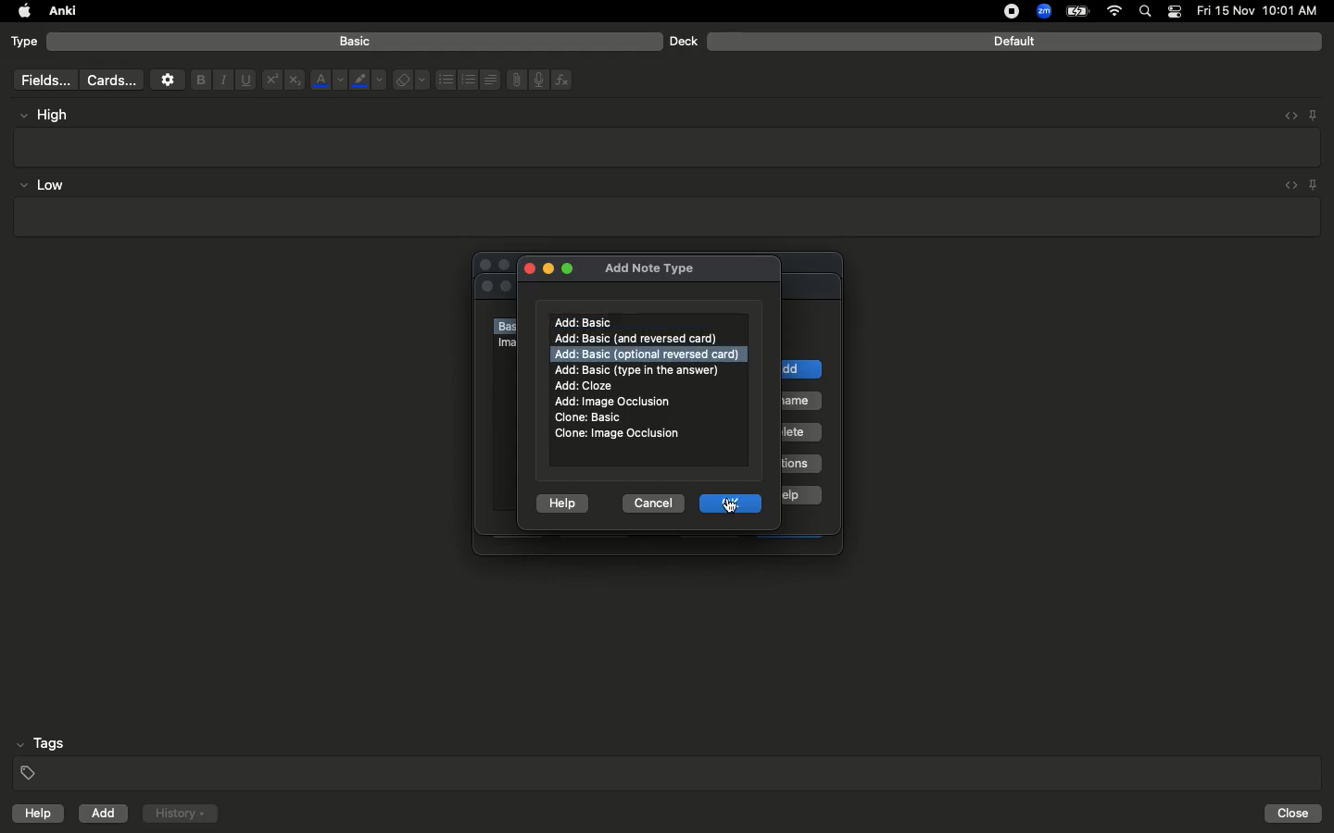  Describe the element at coordinates (111, 81) in the screenshot. I see `Cards` at that location.